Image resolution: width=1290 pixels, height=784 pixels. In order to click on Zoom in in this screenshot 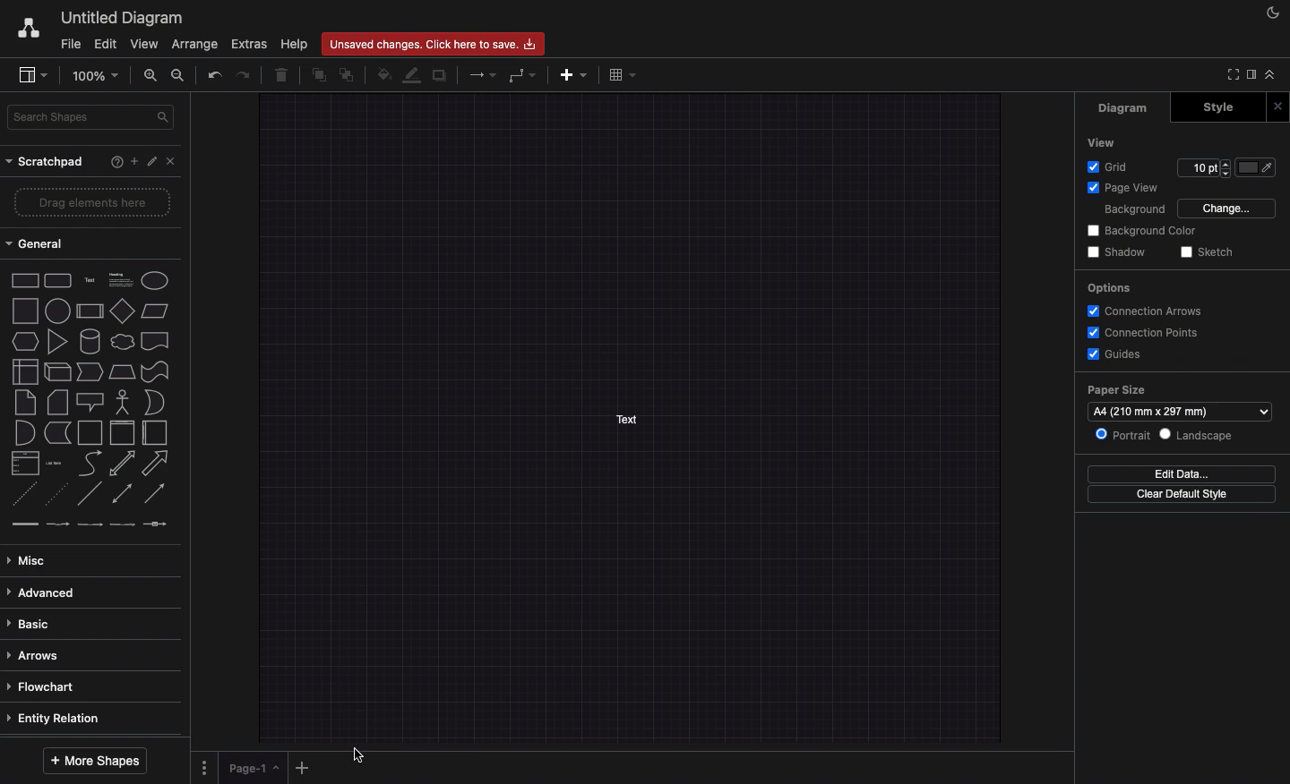, I will do `click(153, 77)`.